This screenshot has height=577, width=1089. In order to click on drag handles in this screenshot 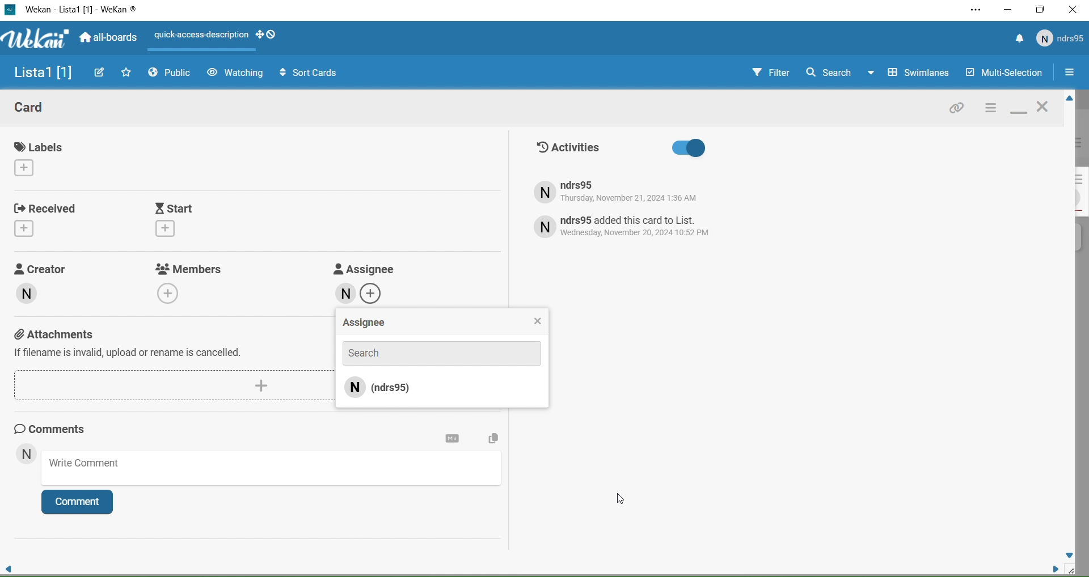, I will do `click(267, 35)`.